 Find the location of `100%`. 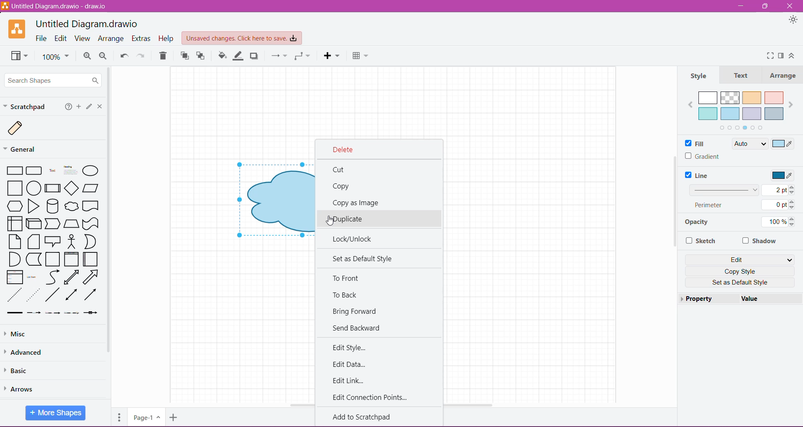

100% is located at coordinates (56, 57).